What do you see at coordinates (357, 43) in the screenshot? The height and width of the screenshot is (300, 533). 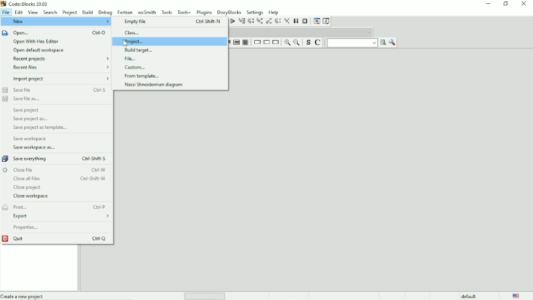 I see `Run search` at bounding box center [357, 43].